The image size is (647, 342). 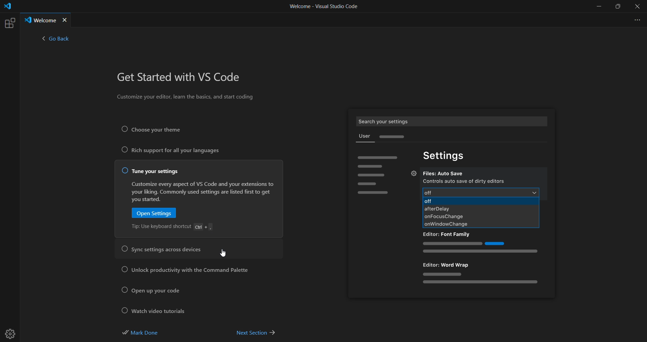 What do you see at coordinates (453, 225) in the screenshot?
I see `onWindowChange` at bounding box center [453, 225].